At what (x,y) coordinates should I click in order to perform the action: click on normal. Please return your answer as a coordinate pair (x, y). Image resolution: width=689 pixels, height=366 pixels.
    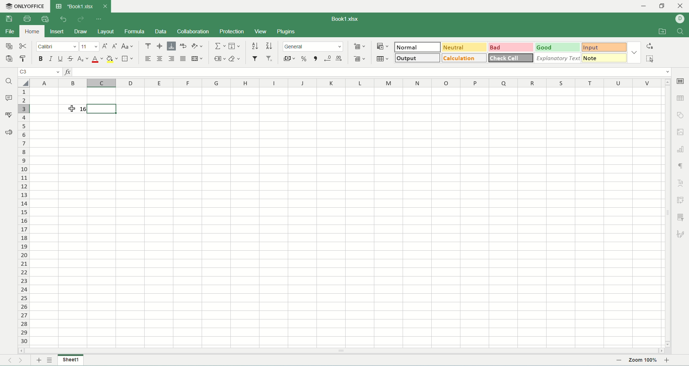
    Looking at the image, I should click on (418, 47).